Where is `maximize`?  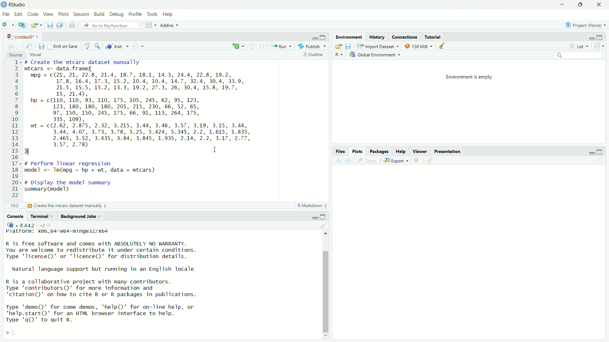 maximize is located at coordinates (323, 38).